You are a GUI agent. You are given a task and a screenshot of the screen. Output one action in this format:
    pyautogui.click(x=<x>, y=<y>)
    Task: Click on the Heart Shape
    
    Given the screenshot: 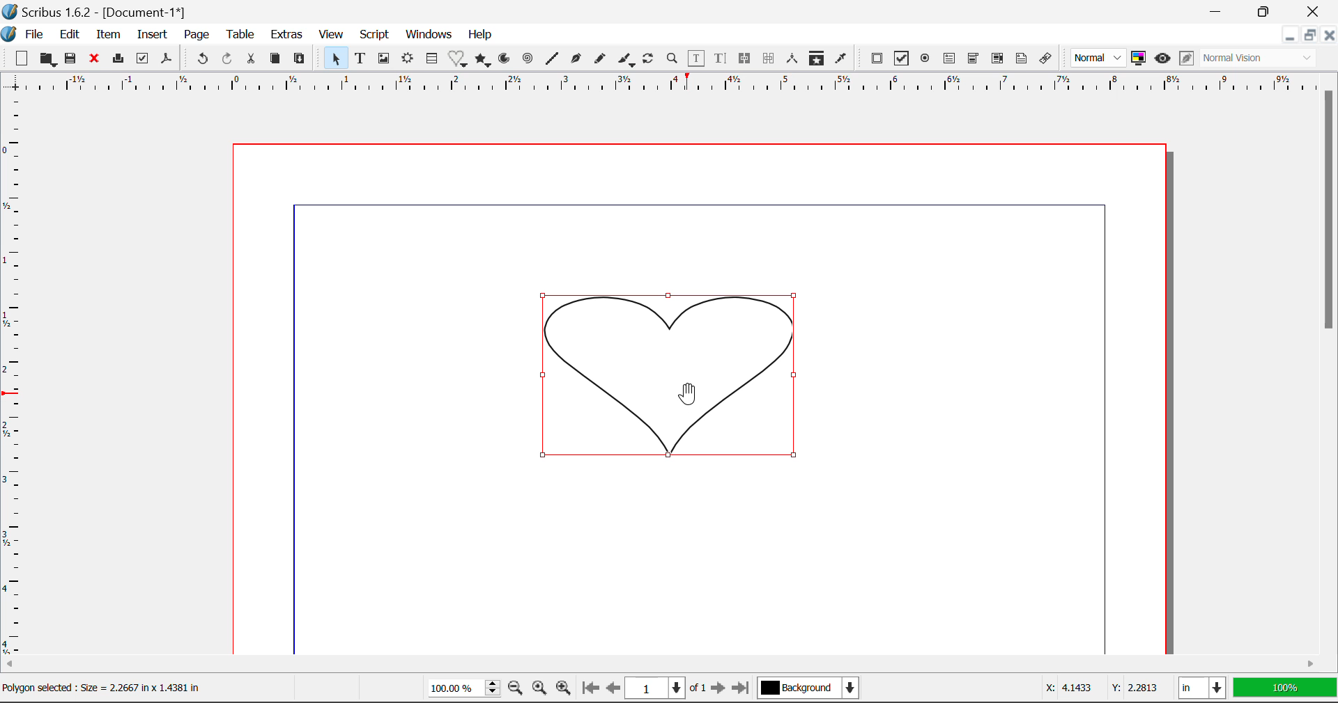 What is the action you would take?
    pyautogui.click(x=666, y=376)
    